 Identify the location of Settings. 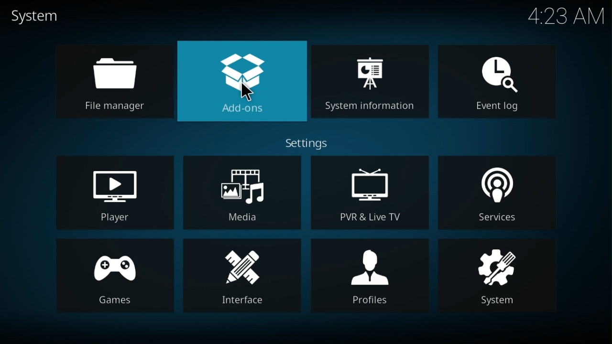
(309, 143).